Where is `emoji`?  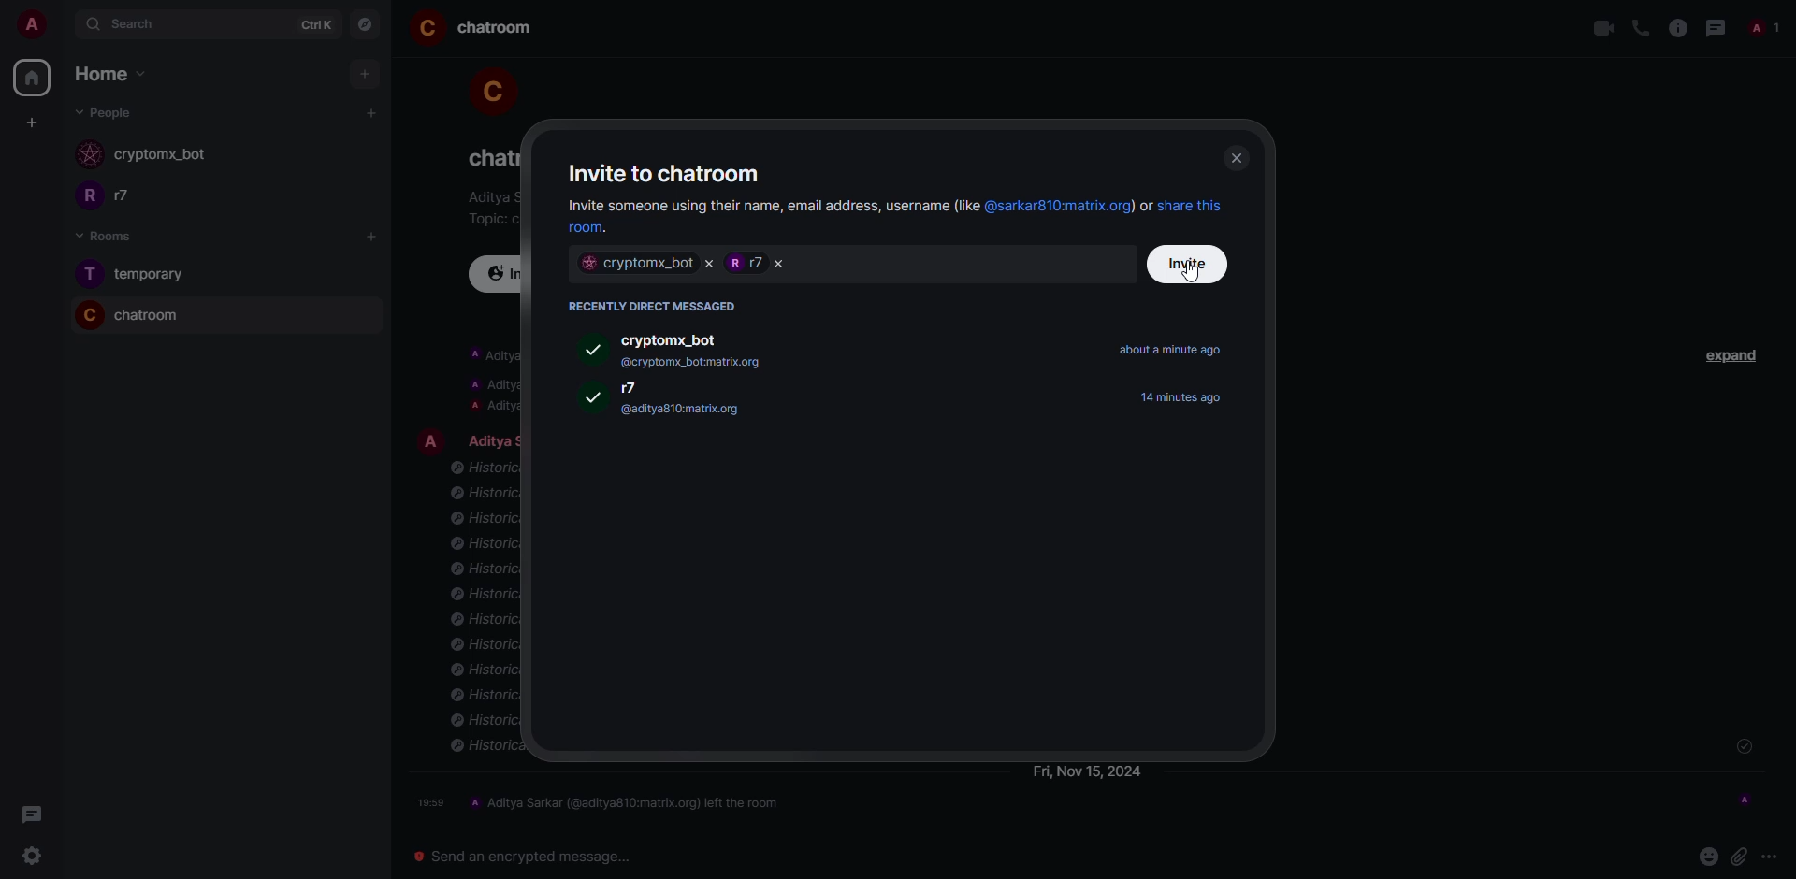
emoji is located at coordinates (1707, 855).